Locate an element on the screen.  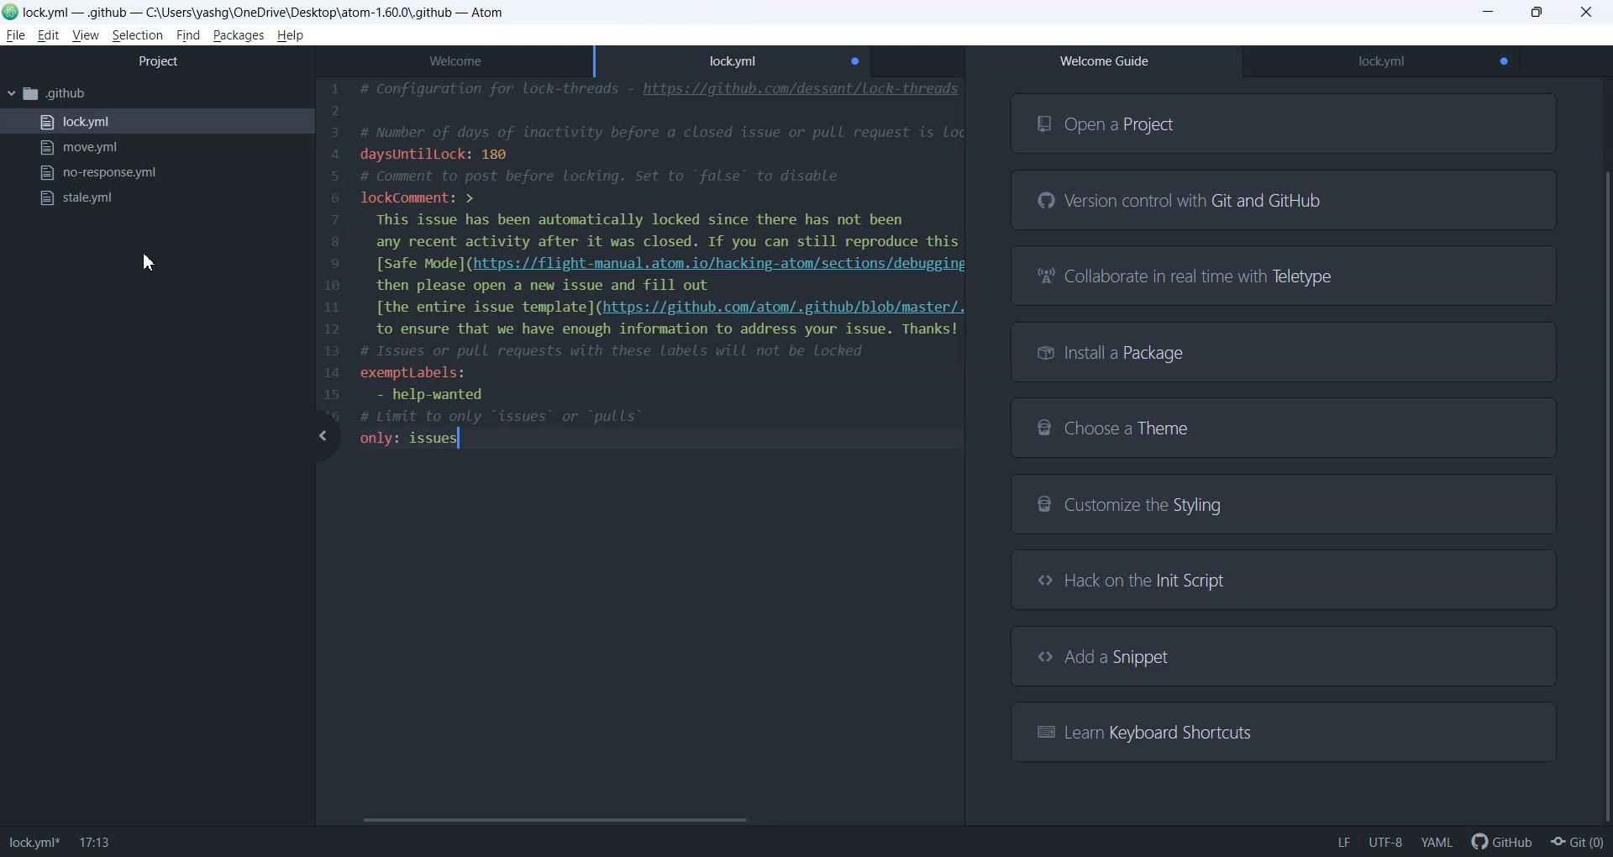
Collaborate in real time with Teletype is located at coordinates (1285, 275).